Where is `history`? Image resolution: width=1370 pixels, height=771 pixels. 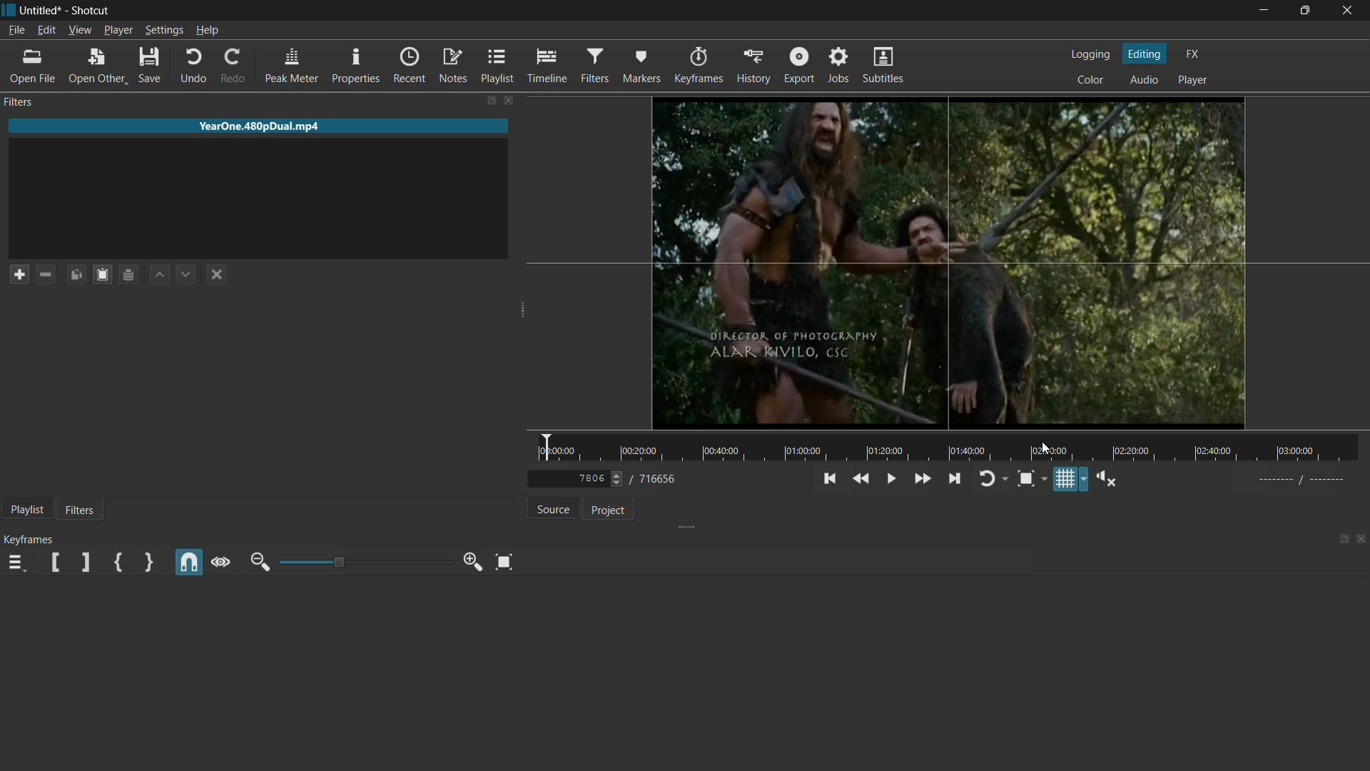
history is located at coordinates (755, 66).